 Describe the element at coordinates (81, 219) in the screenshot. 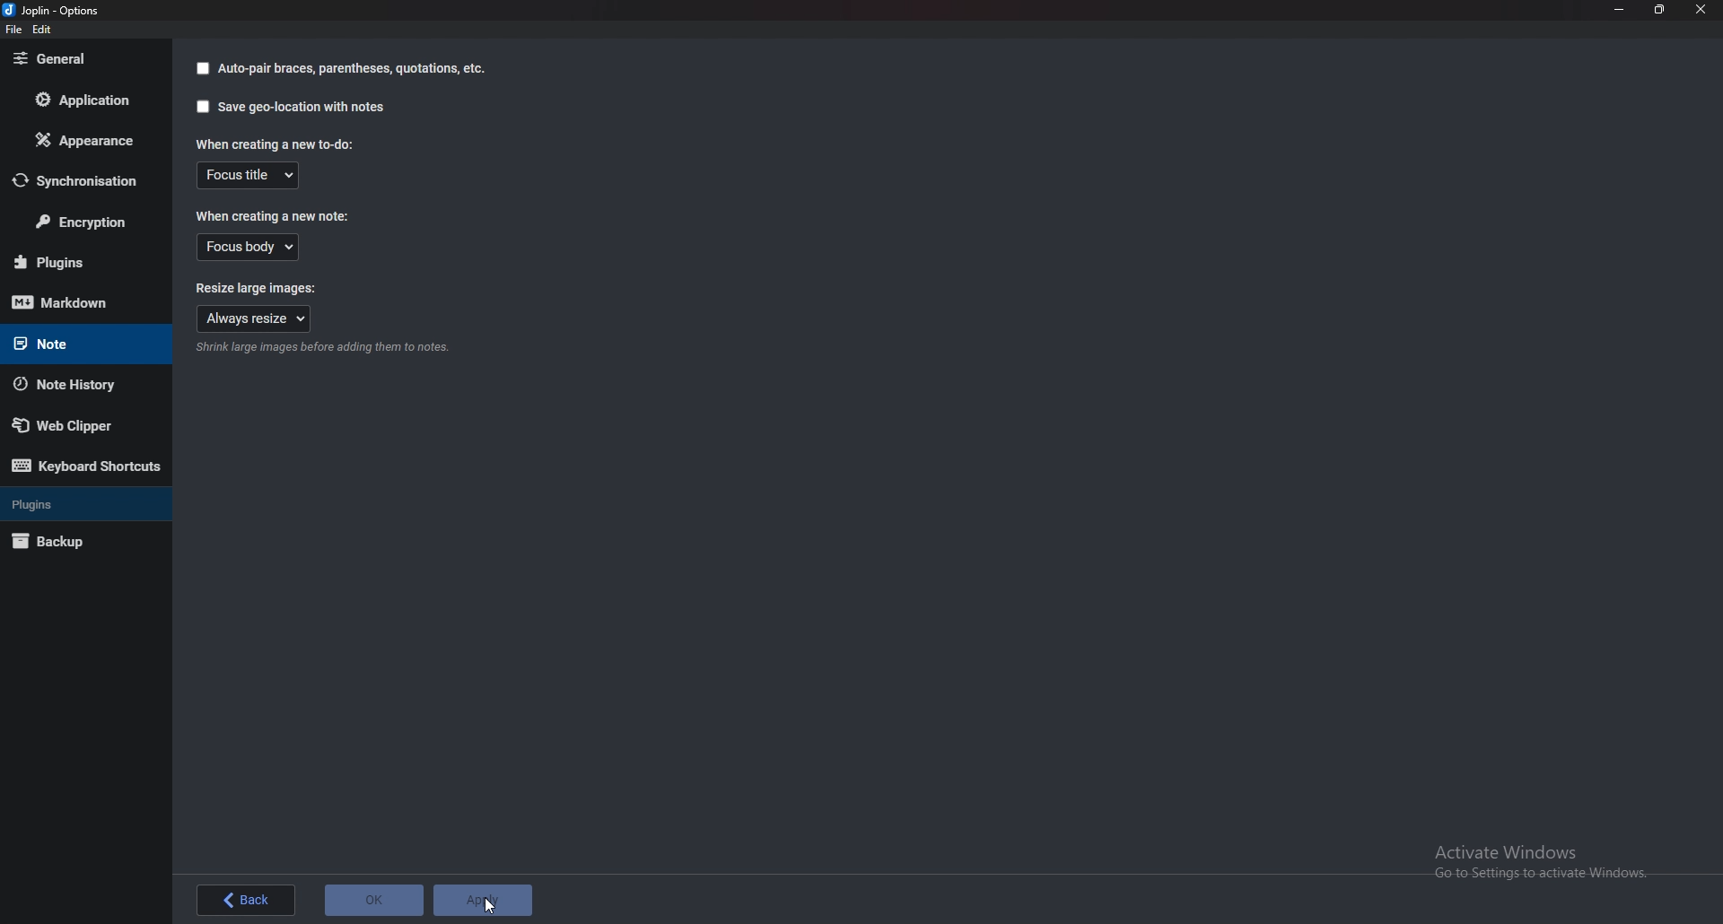

I see `encryption` at that location.